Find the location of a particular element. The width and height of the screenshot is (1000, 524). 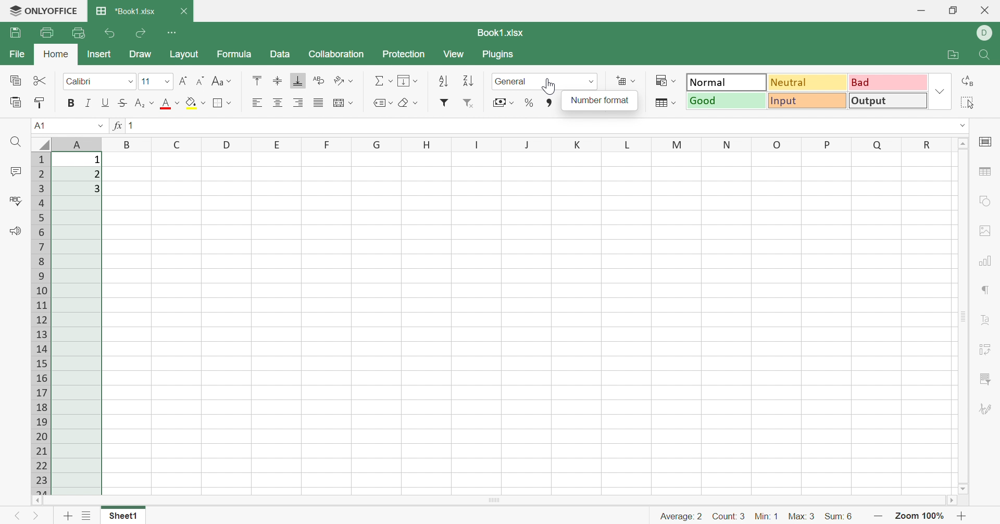

Clear is located at coordinates (407, 103).